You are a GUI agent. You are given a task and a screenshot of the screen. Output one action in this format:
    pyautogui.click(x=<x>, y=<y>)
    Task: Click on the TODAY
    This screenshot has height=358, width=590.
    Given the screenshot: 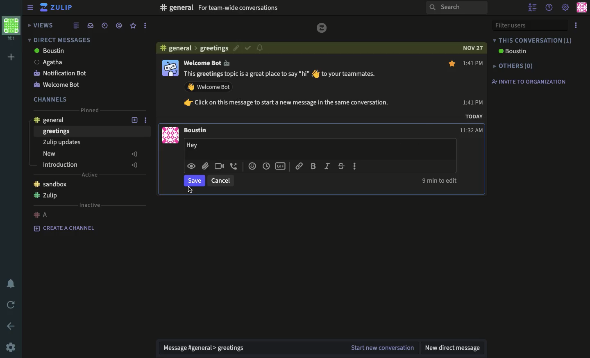 What is the action you would take?
    pyautogui.click(x=474, y=118)
    